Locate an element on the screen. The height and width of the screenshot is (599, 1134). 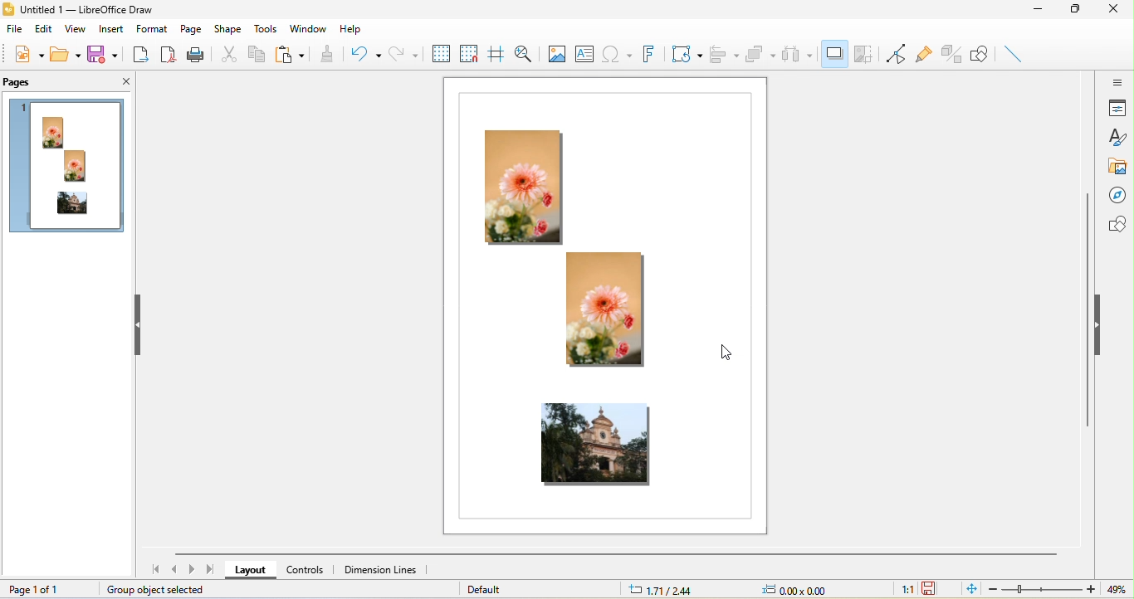
group object selected is located at coordinates (164, 590).